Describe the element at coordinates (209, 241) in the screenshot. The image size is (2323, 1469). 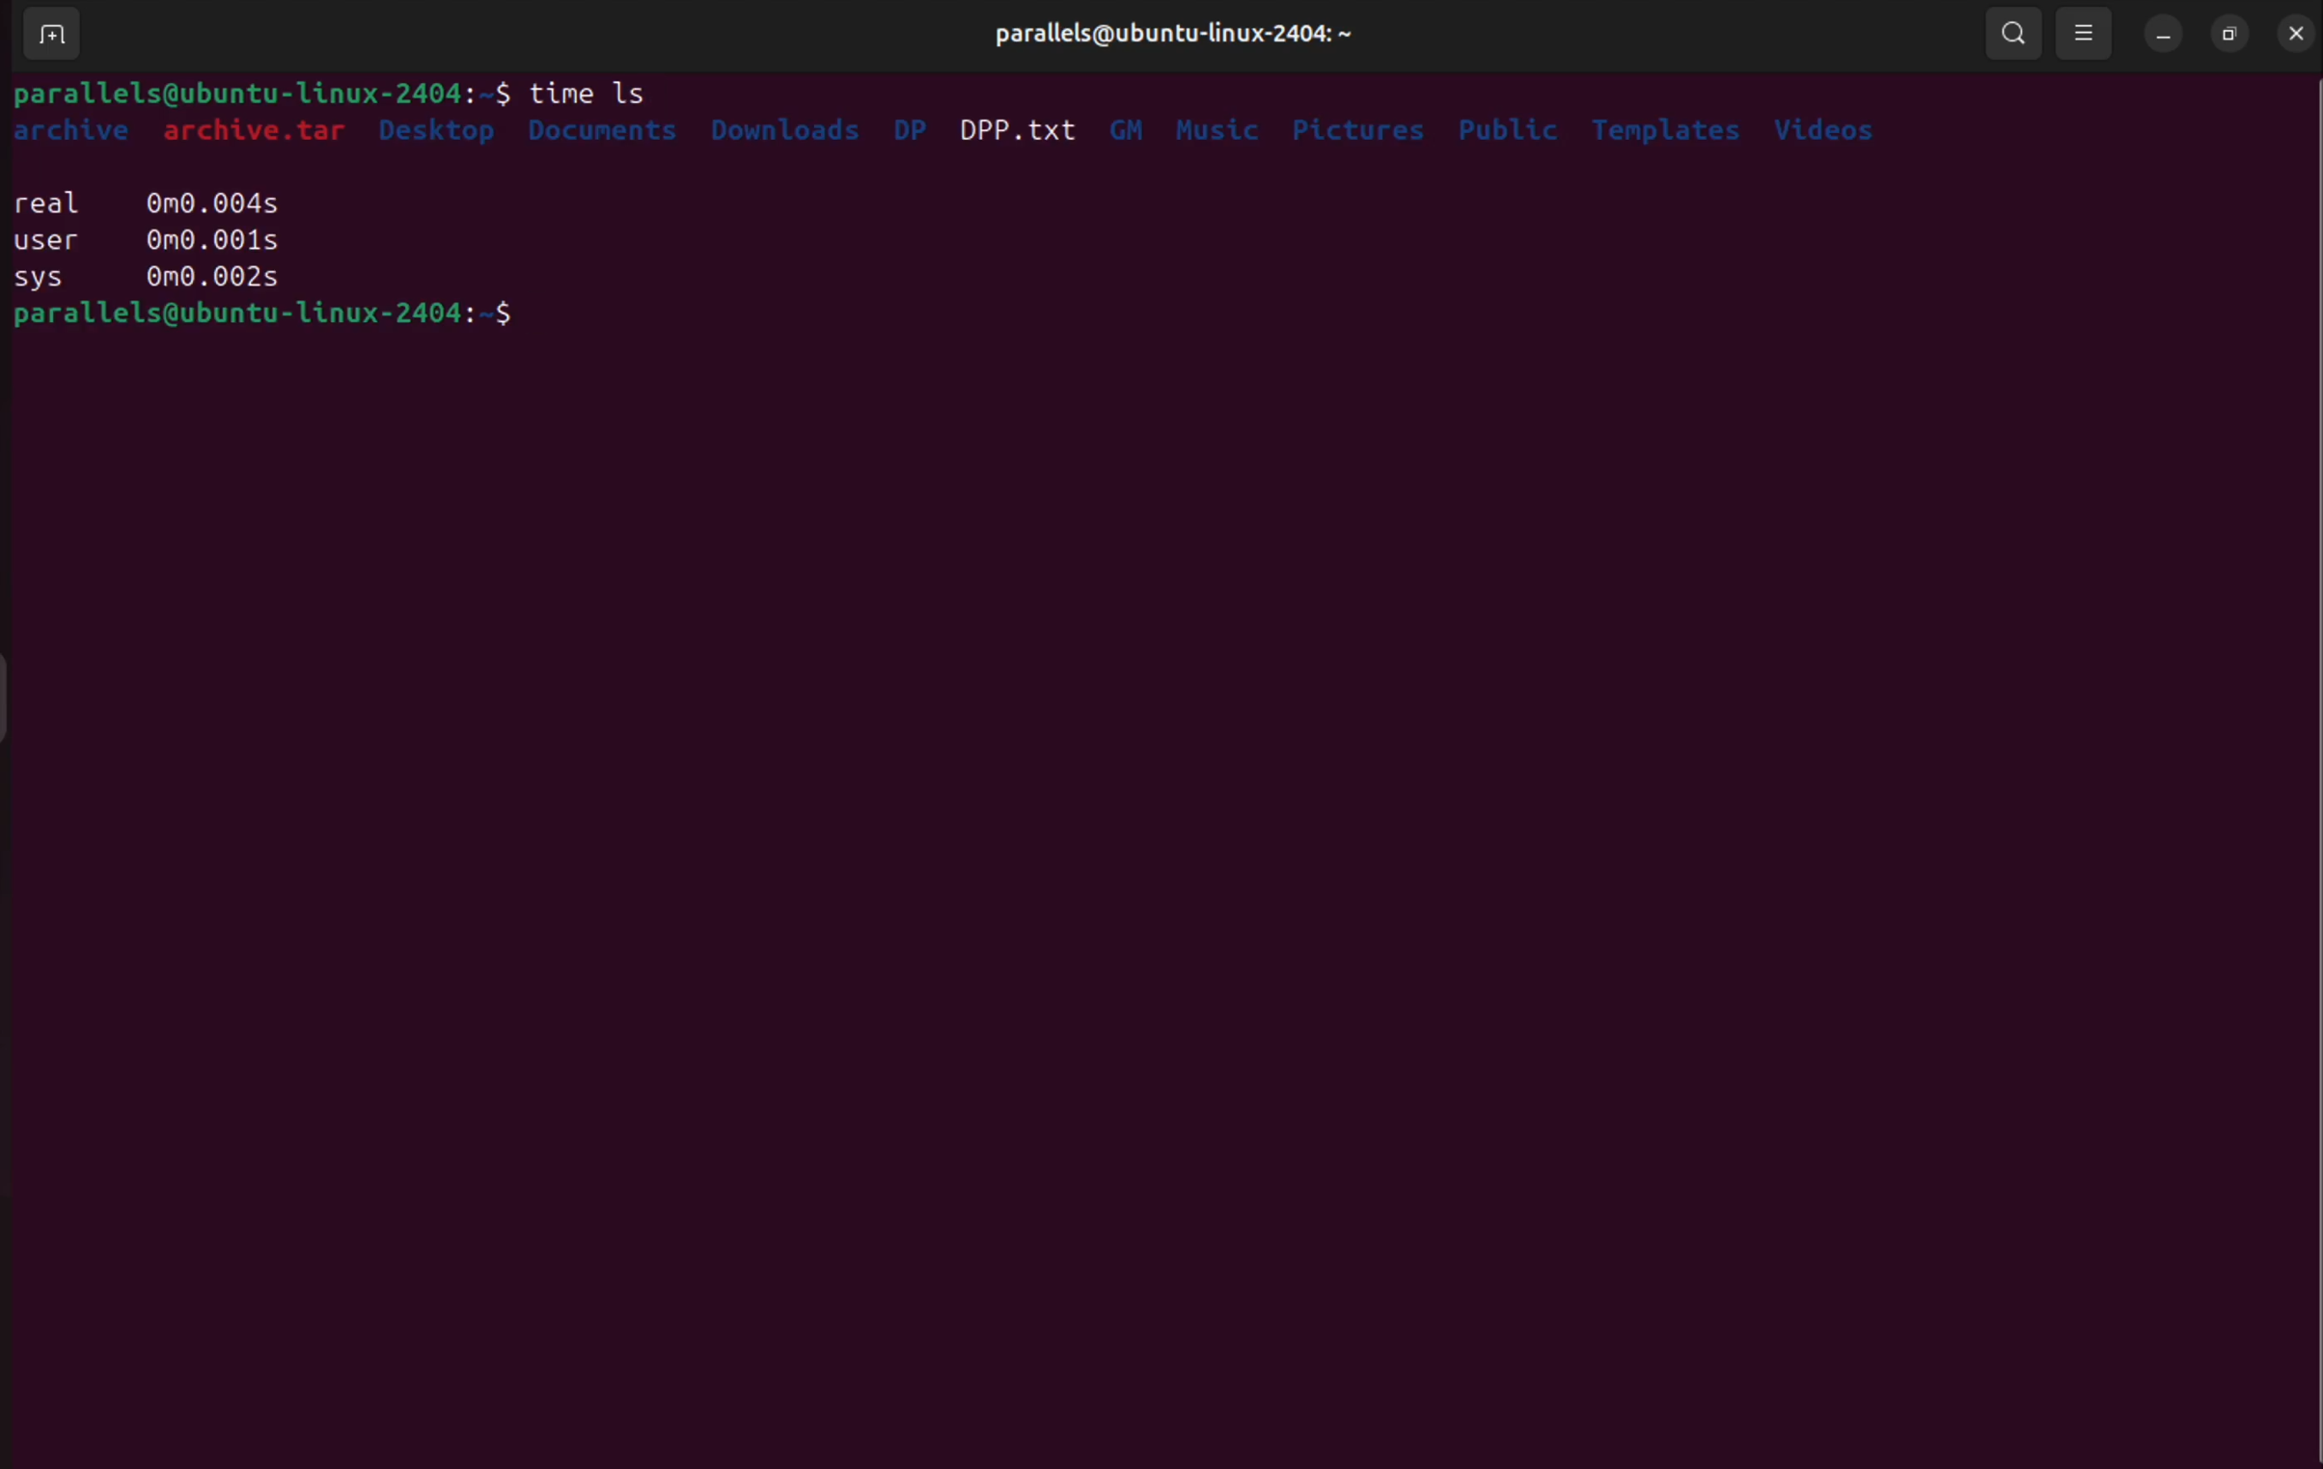
I see `0m0.001s` at that location.